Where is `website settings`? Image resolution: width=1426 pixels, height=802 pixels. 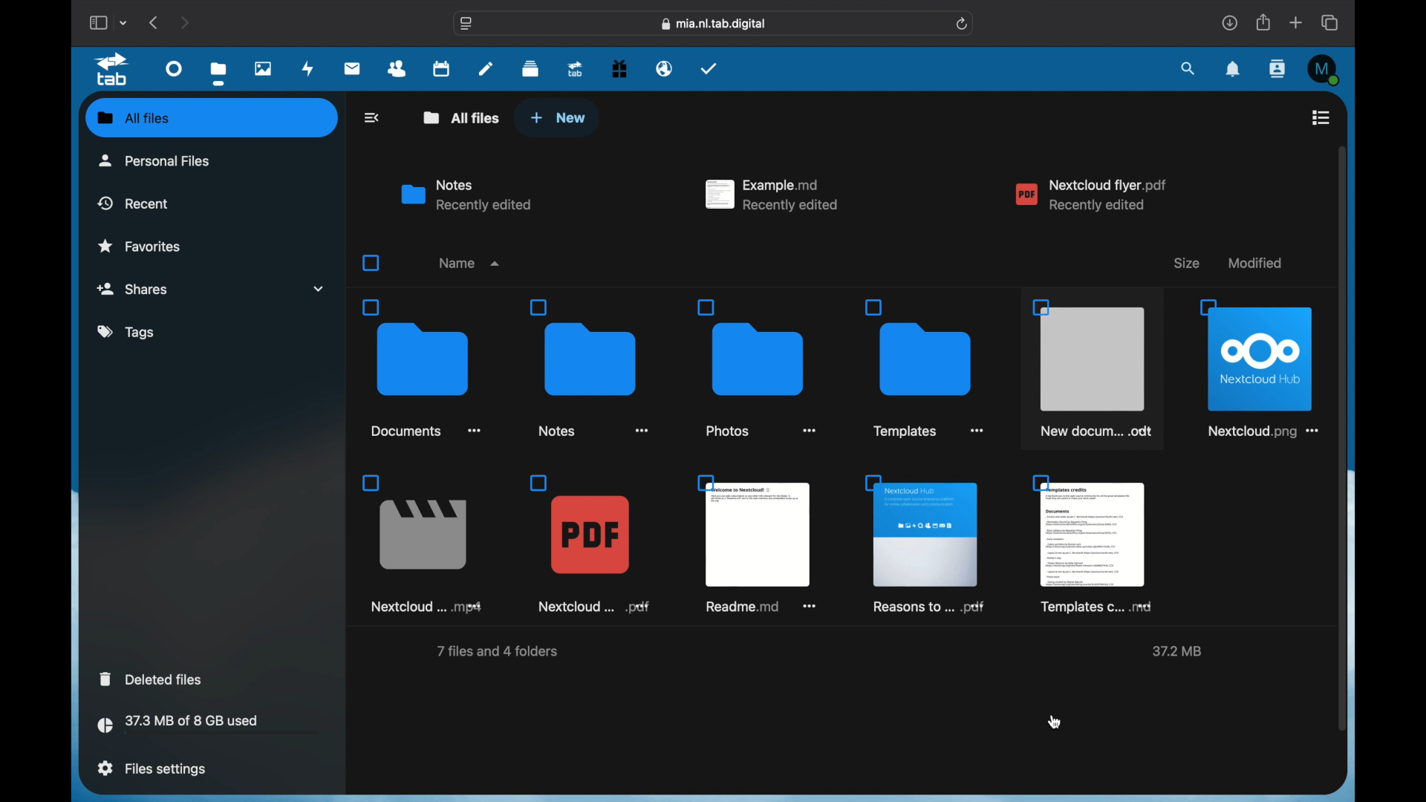
website settings is located at coordinates (466, 24).